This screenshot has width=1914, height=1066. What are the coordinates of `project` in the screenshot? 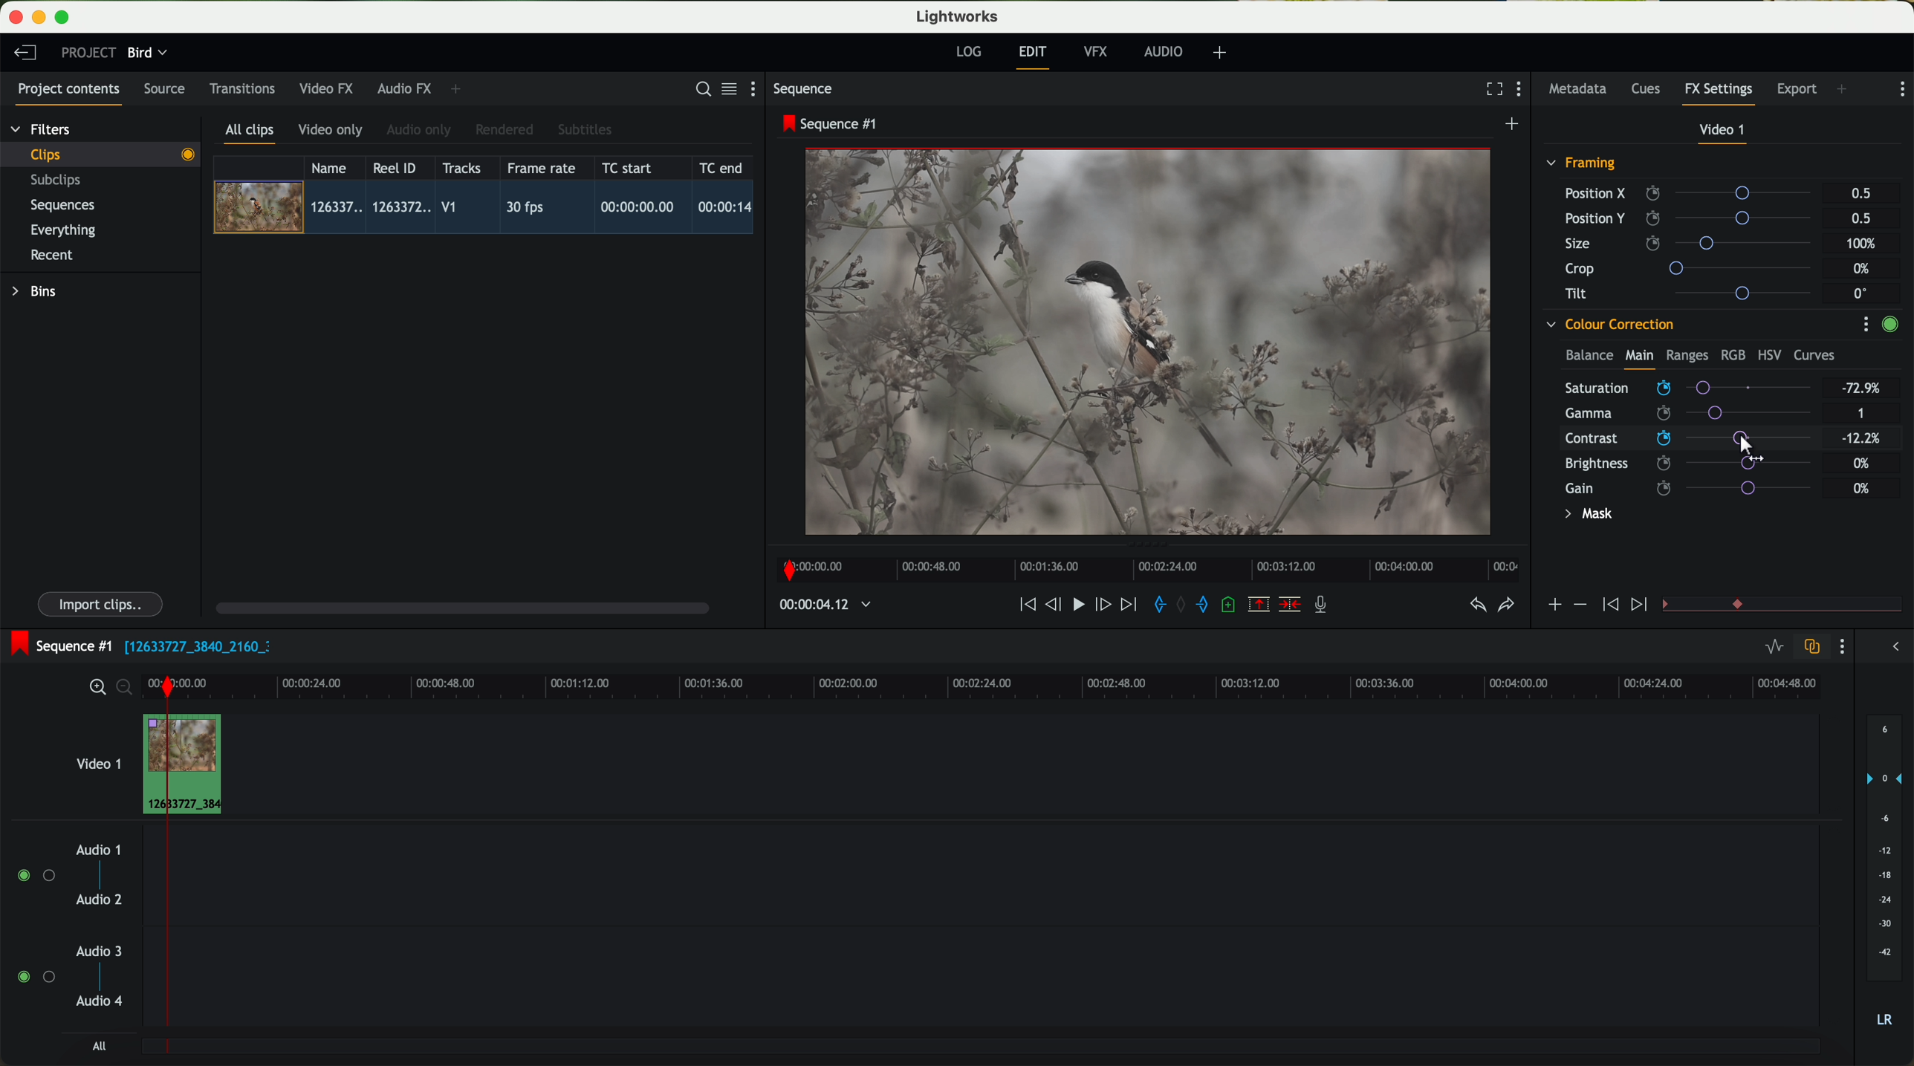 It's located at (88, 52).